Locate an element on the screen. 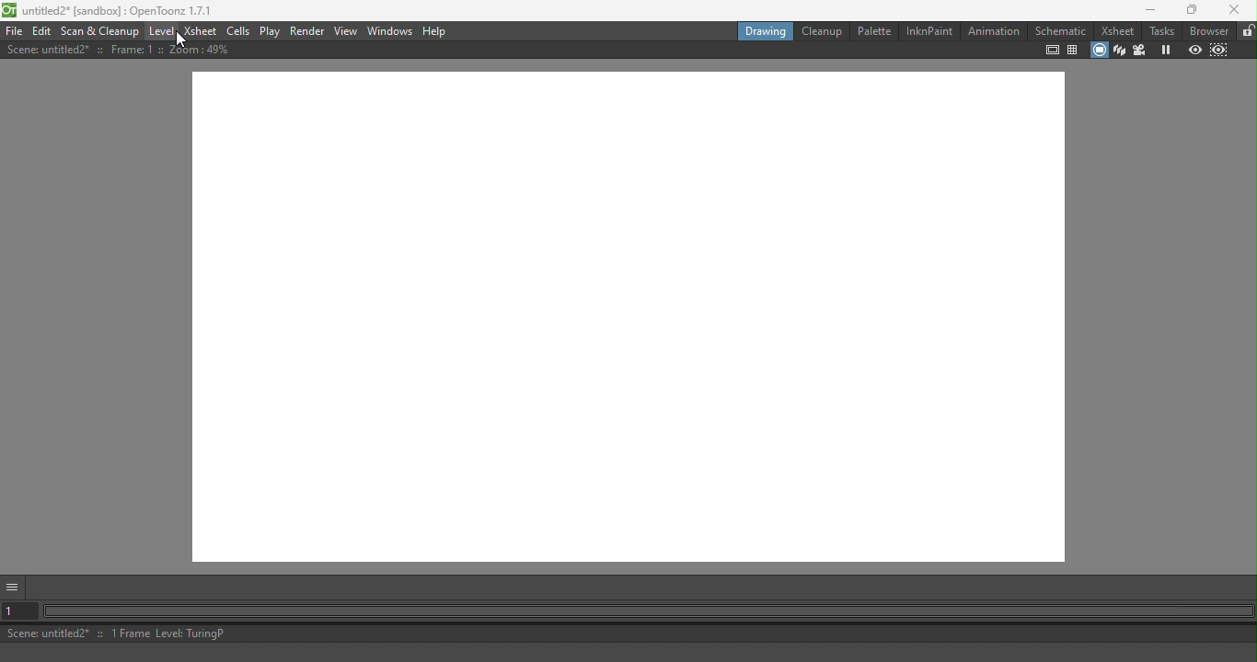 Image resolution: width=1257 pixels, height=662 pixels. Schematic is located at coordinates (1061, 31).